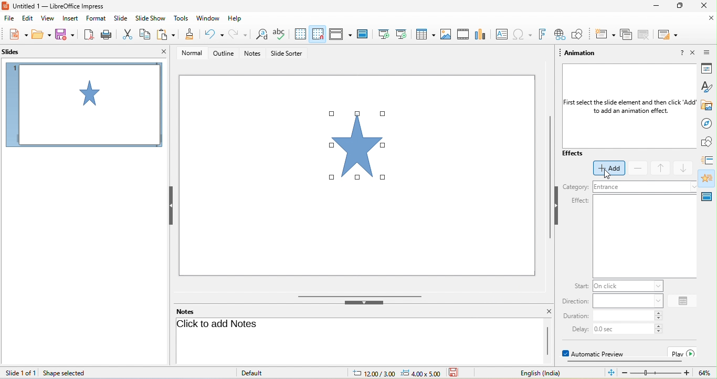  I want to click on default, so click(253, 373).